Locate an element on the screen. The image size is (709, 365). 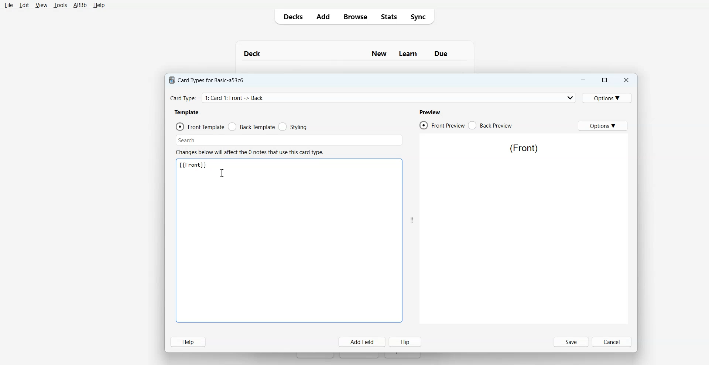
ARBb is located at coordinates (79, 6).